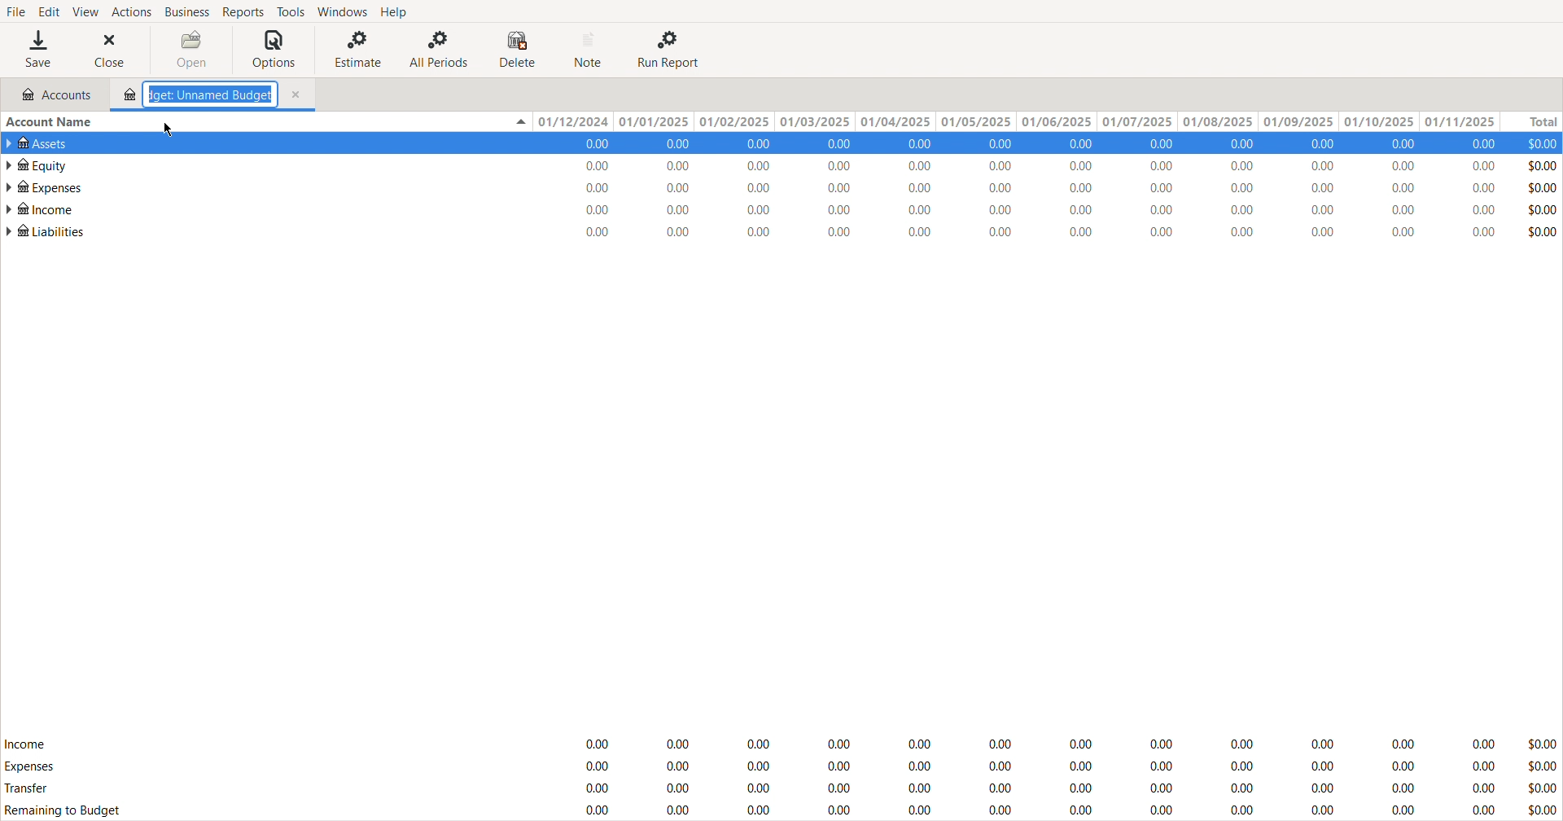 The image size is (1563, 821). What do you see at coordinates (1066, 185) in the screenshot?
I see `Values` at bounding box center [1066, 185].